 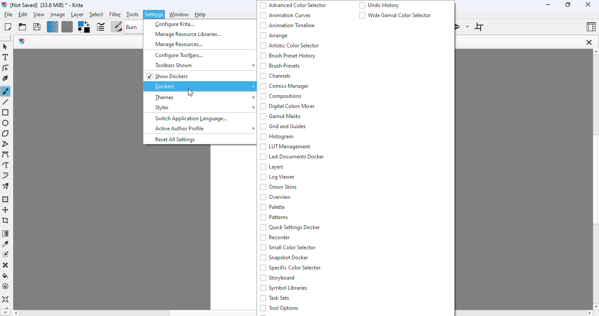 What do you see at coordinates (595, 52) in the screenshot?
I see `scroll up` at bounding box center [595, 52].